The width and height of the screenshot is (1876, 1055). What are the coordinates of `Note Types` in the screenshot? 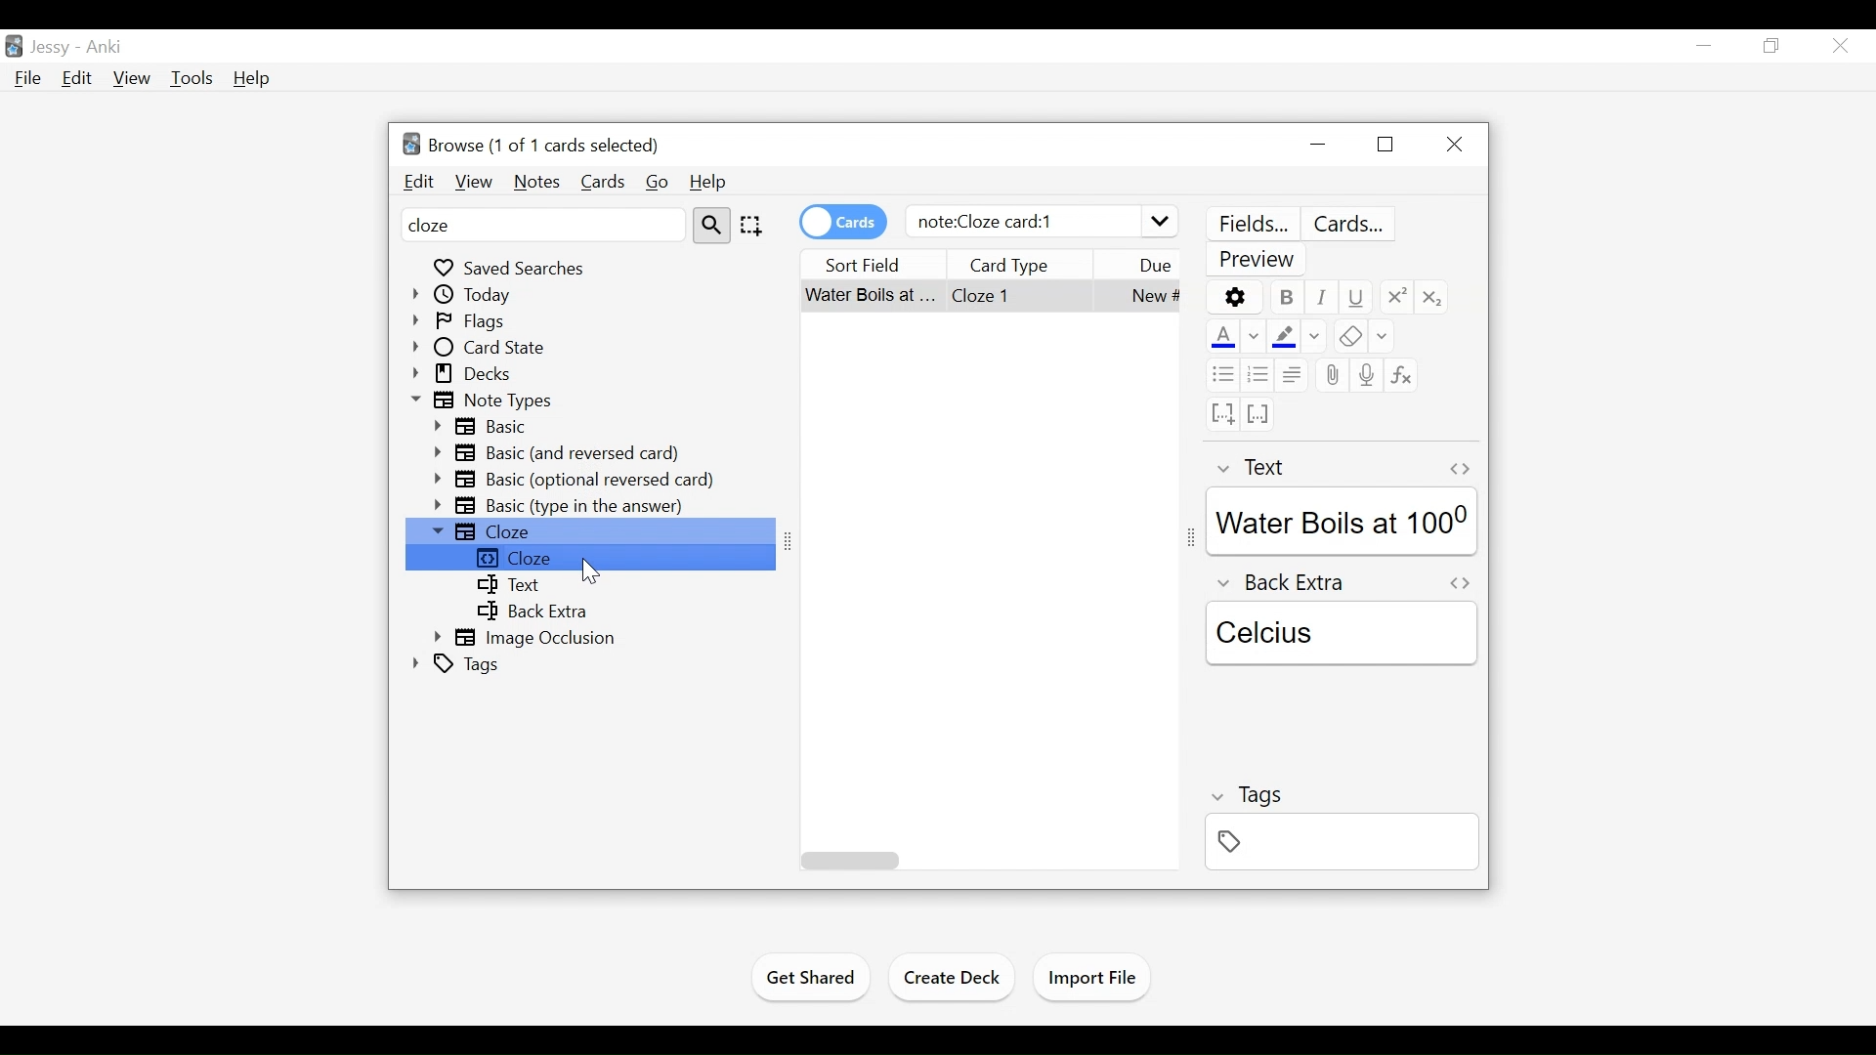 It's located at (486, 401).